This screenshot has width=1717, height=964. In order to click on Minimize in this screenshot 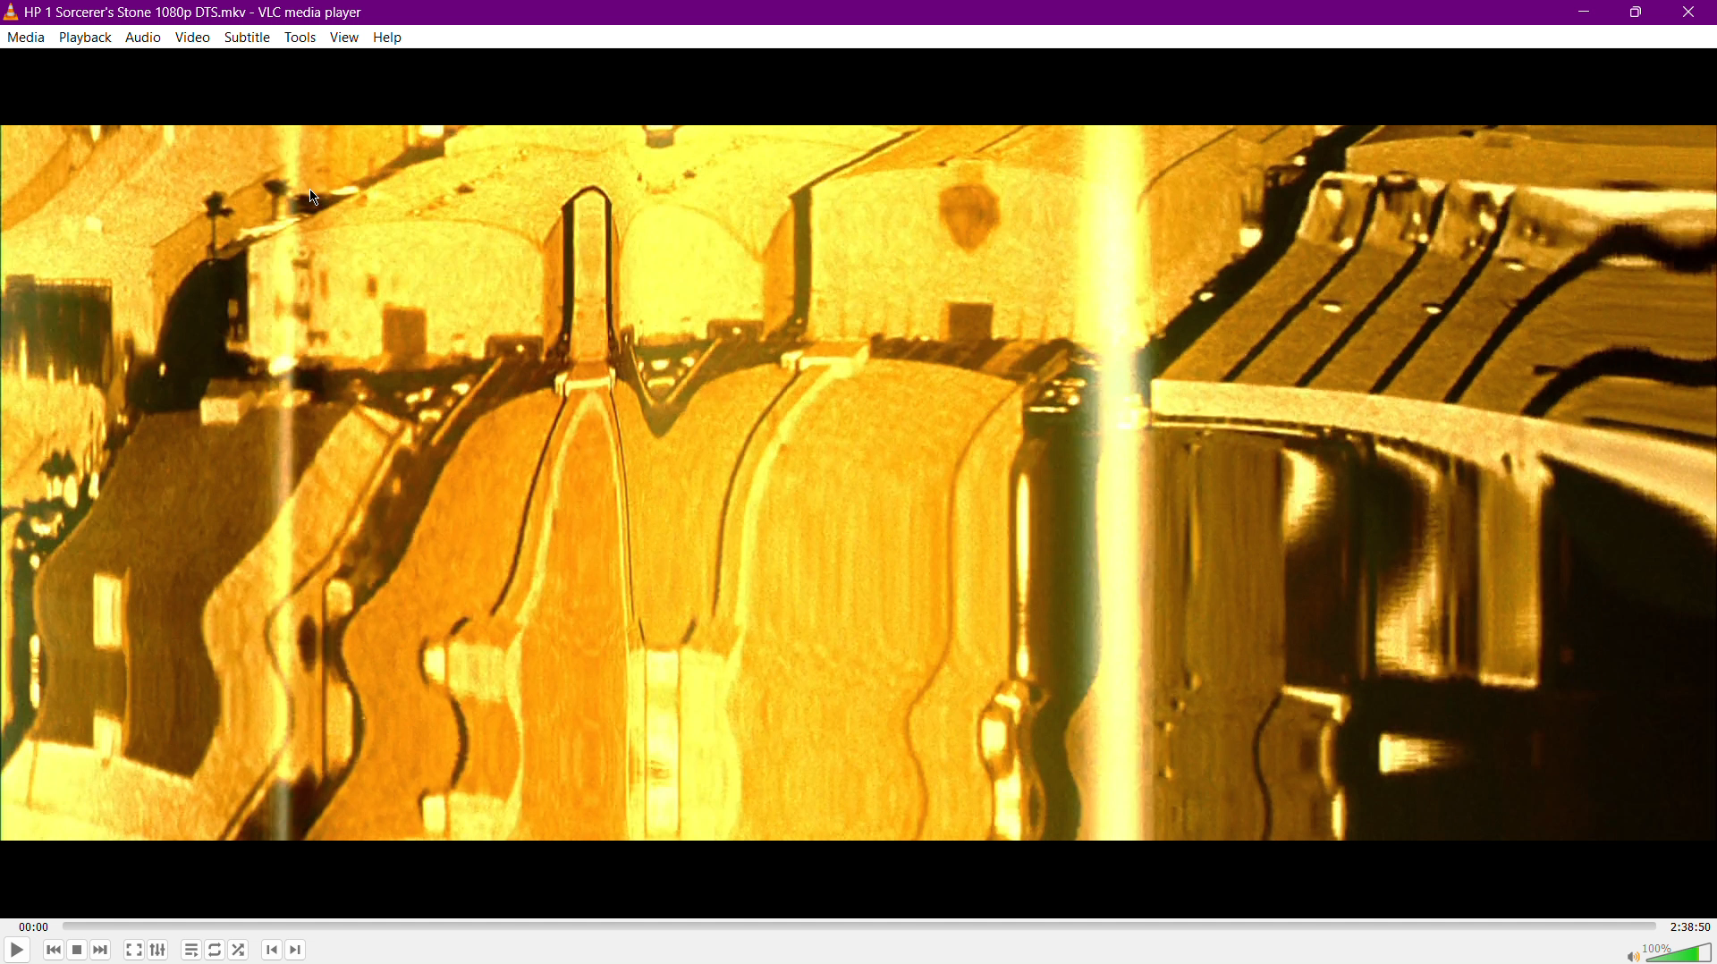, I will do `click(1584, 13)`.